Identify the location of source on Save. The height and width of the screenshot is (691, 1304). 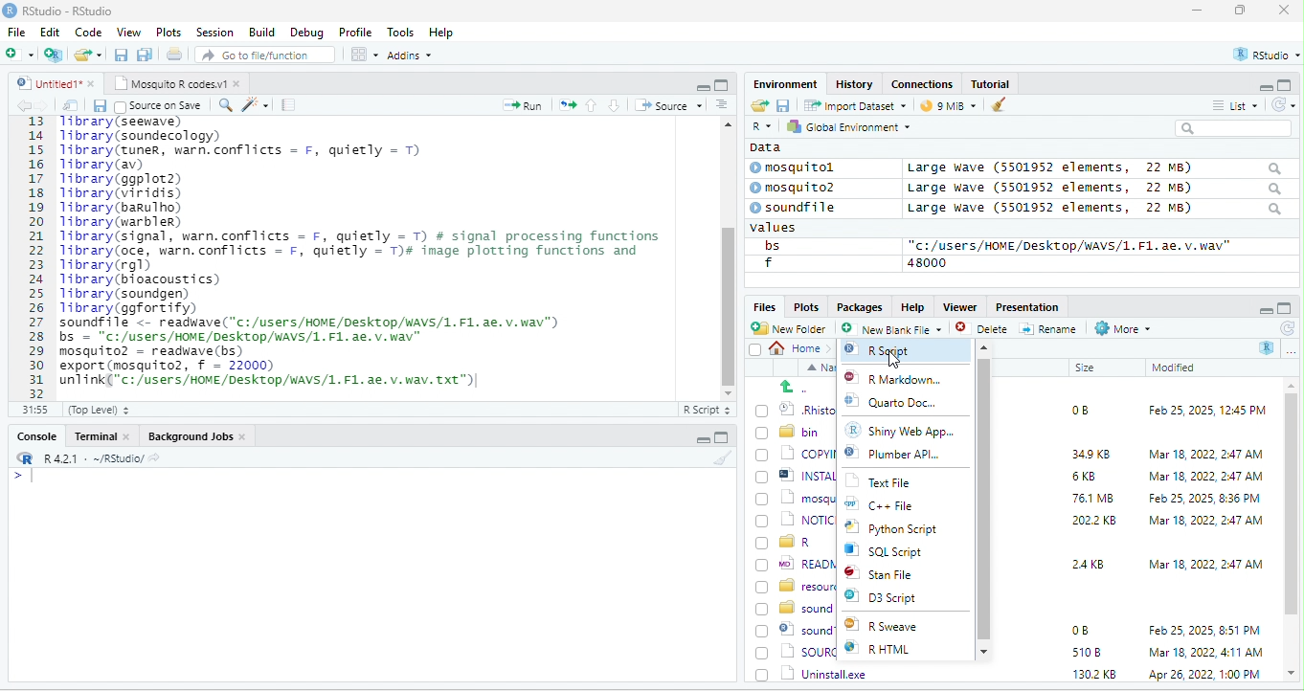
(160, 107).